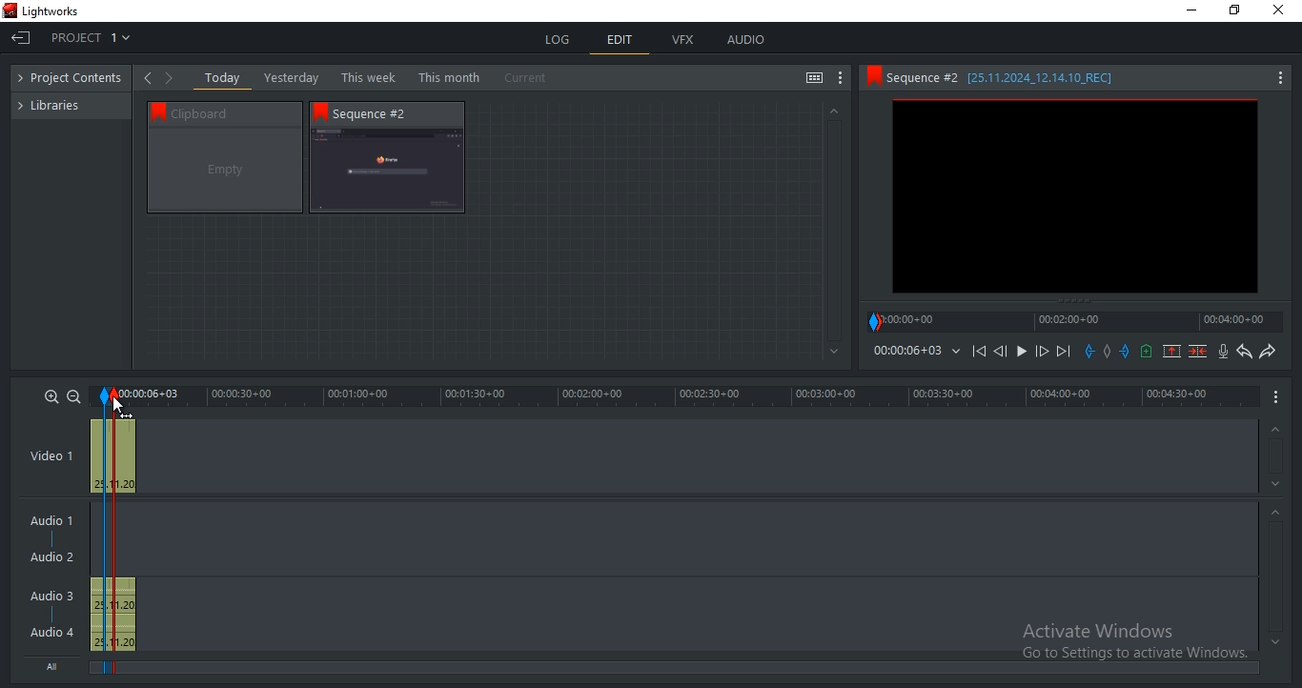  I want to click on record audio, so click(1225, 352).